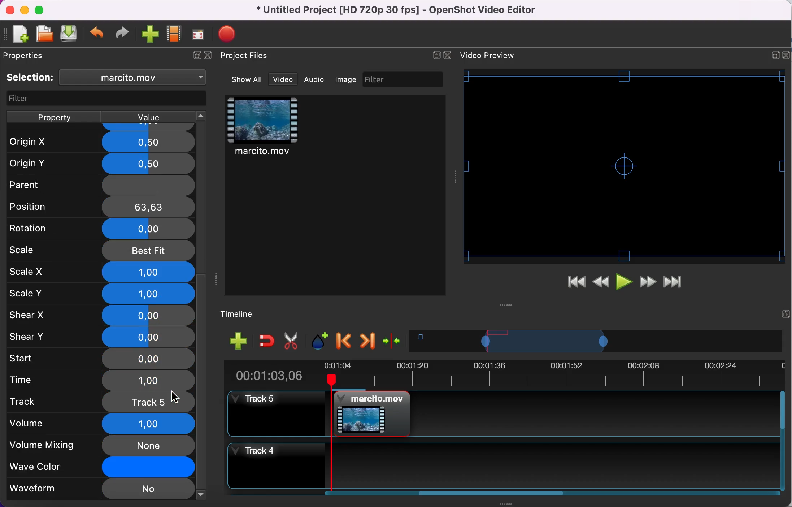  I want to click on Vertical slide bar, so click(783, 441).